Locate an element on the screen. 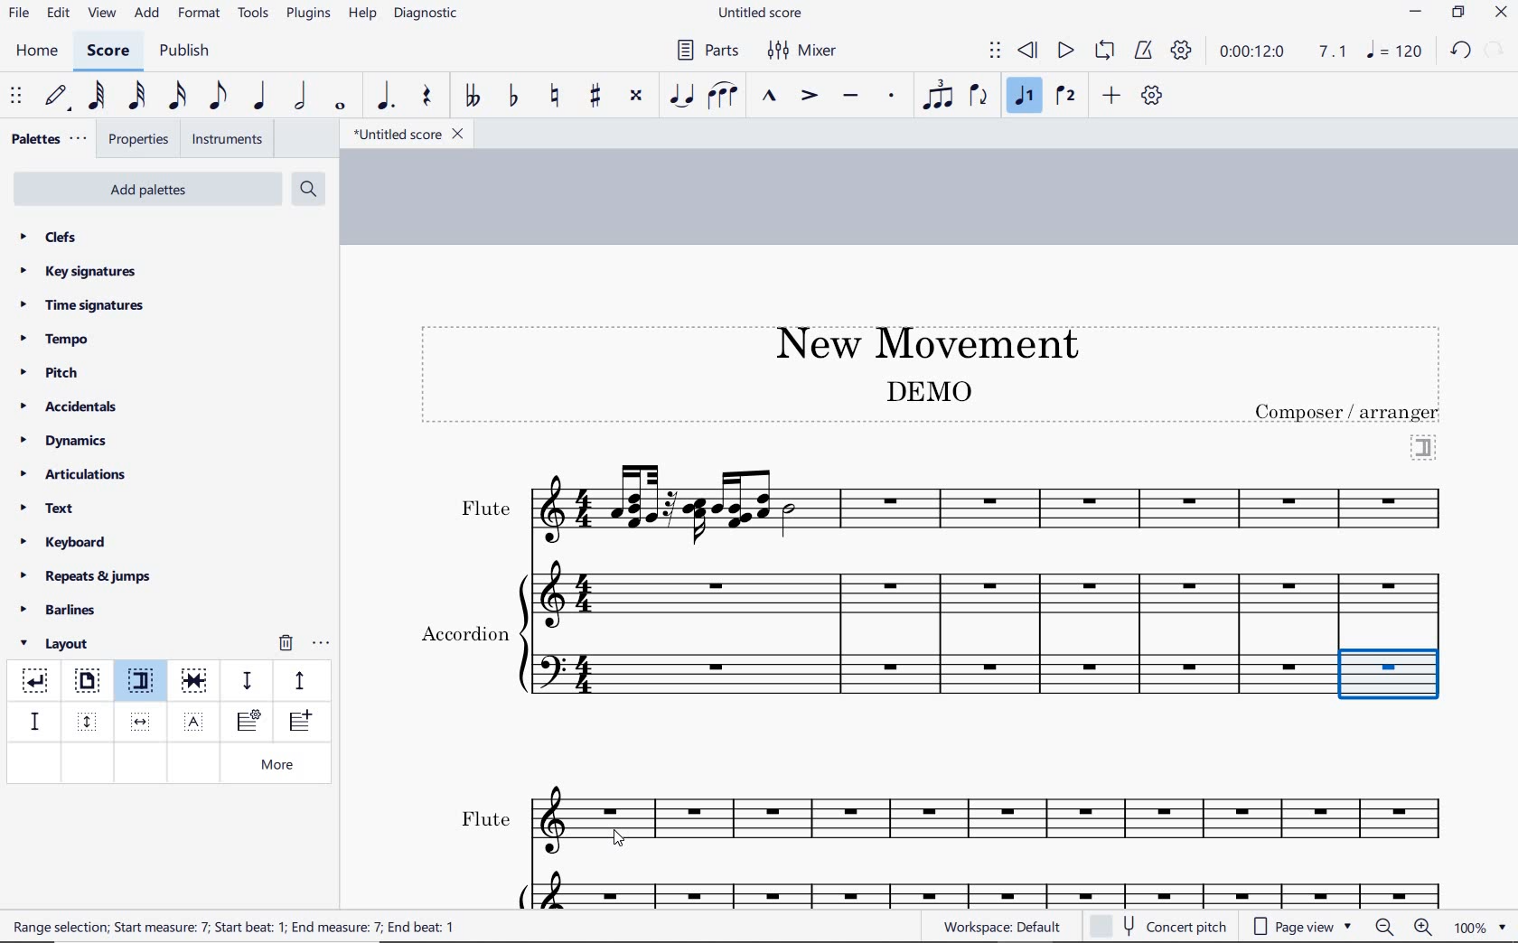  zoom factor is located at coordinates (1480, 927).